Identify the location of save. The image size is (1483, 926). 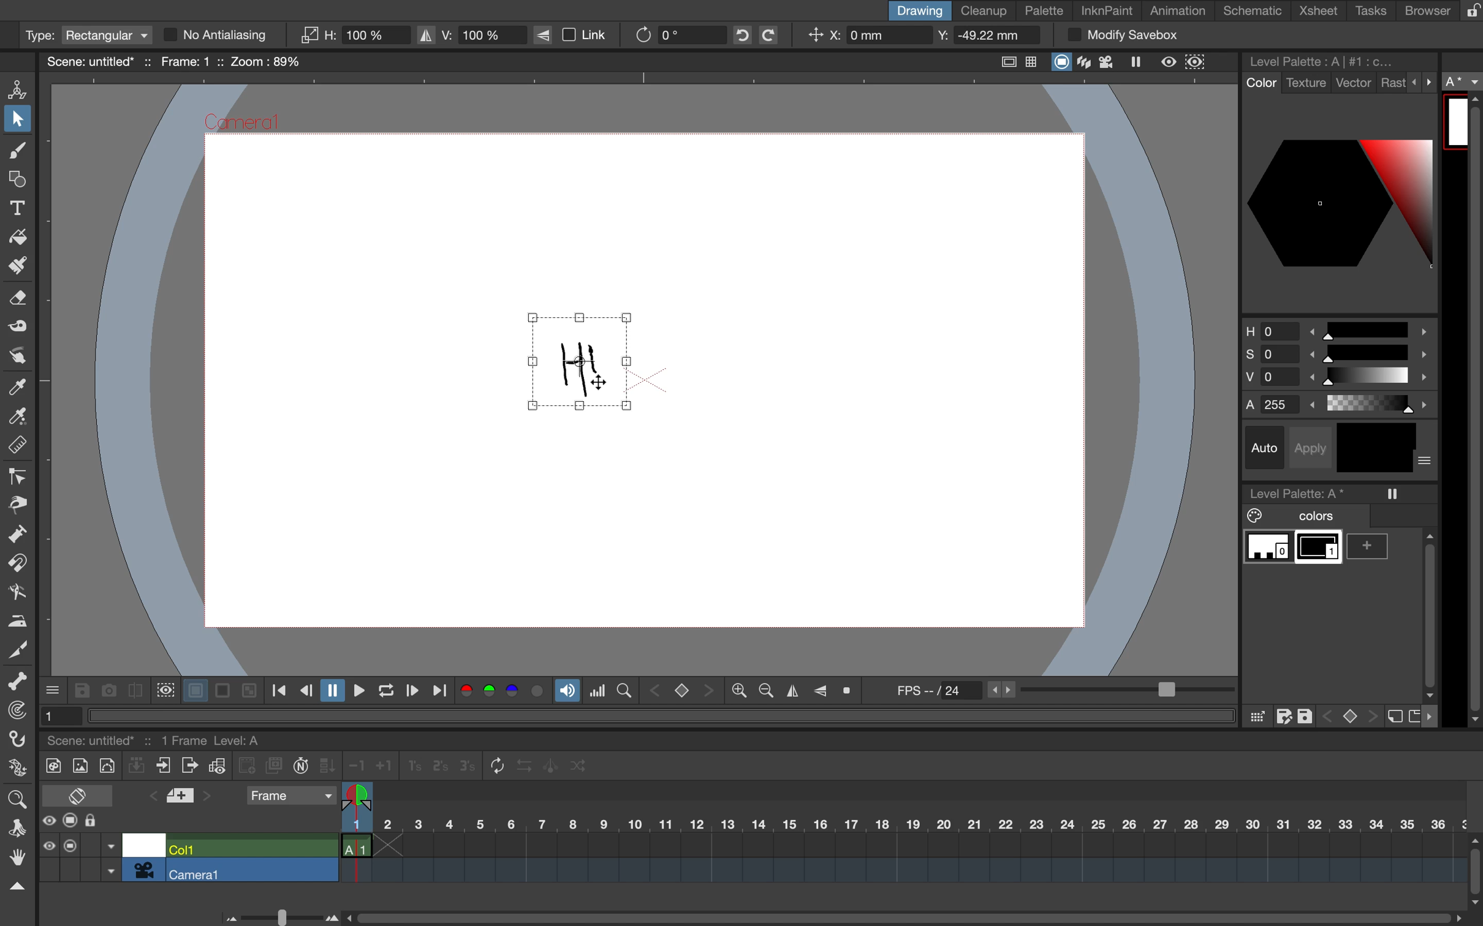
(1307, 714).